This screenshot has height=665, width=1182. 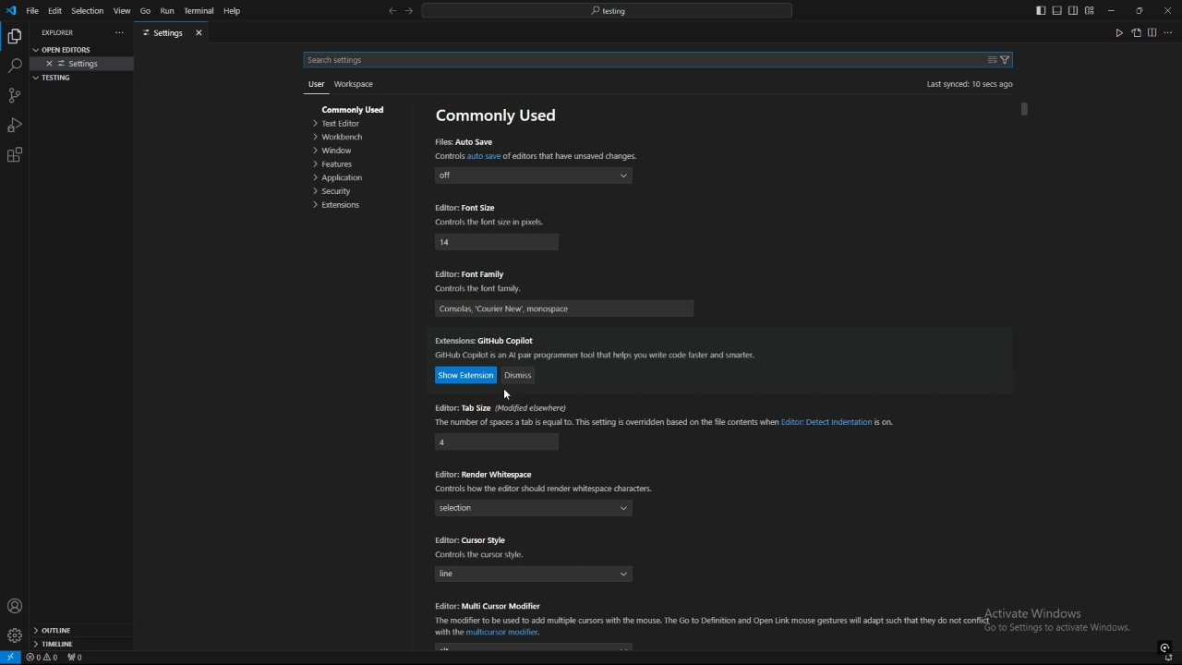 What do you see at coordinates (42, 658) in the screenshot?
I see `errors` at bounding box center [42, 658].